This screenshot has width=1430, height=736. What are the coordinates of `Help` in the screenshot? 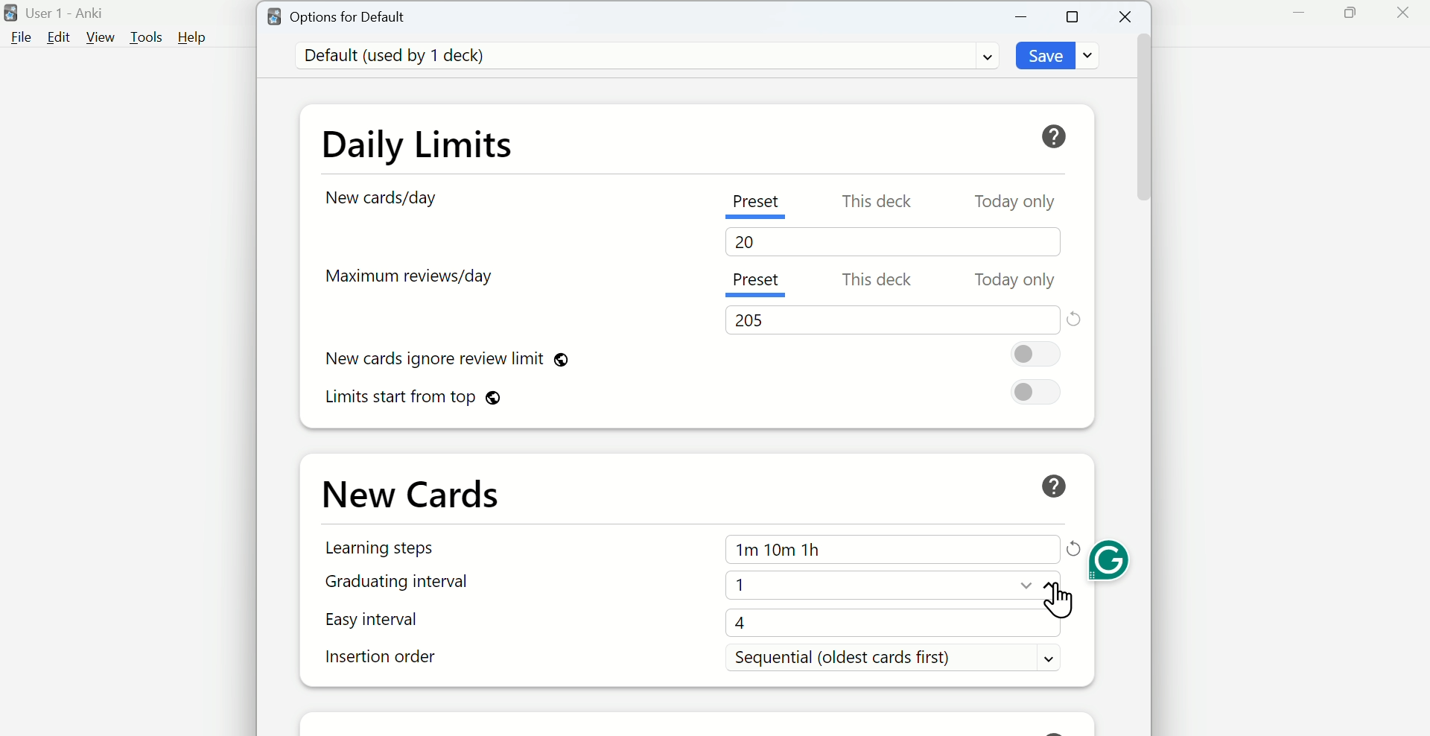 It's located at (190, 37).